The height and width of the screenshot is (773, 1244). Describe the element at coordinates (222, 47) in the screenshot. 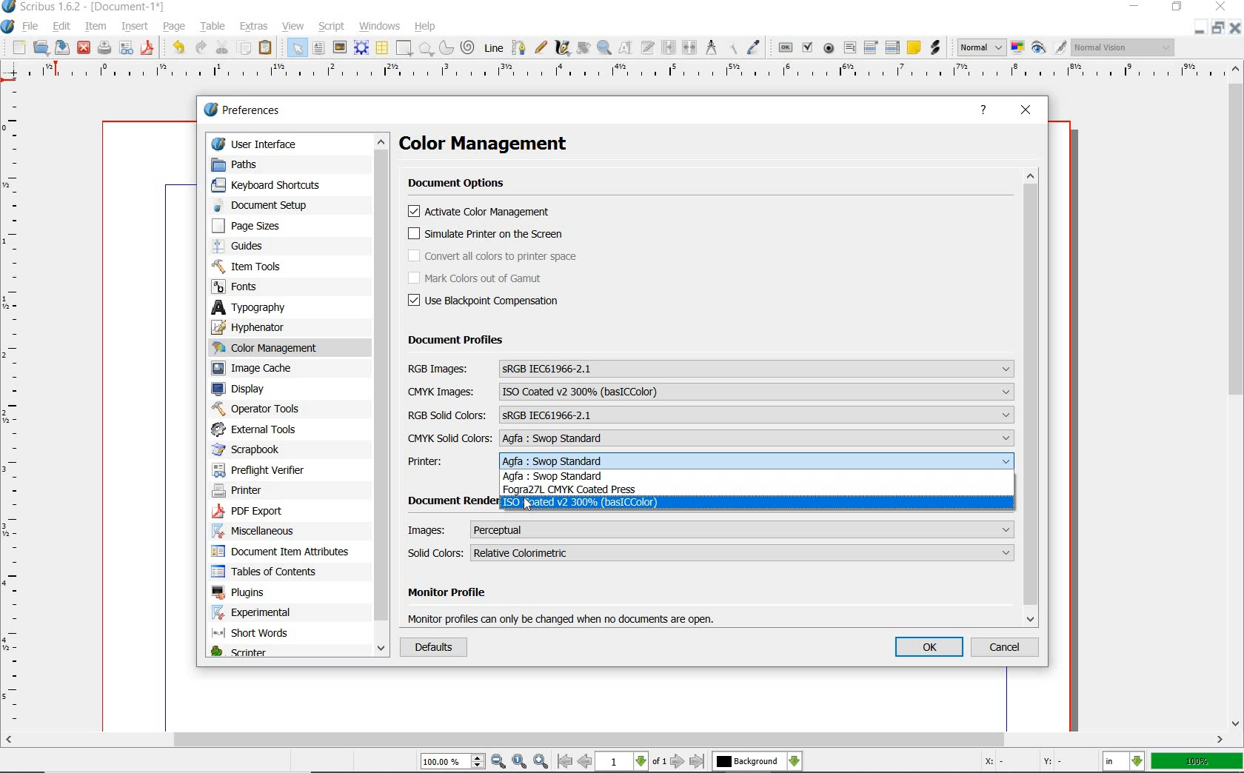

I see `cut` at that location.